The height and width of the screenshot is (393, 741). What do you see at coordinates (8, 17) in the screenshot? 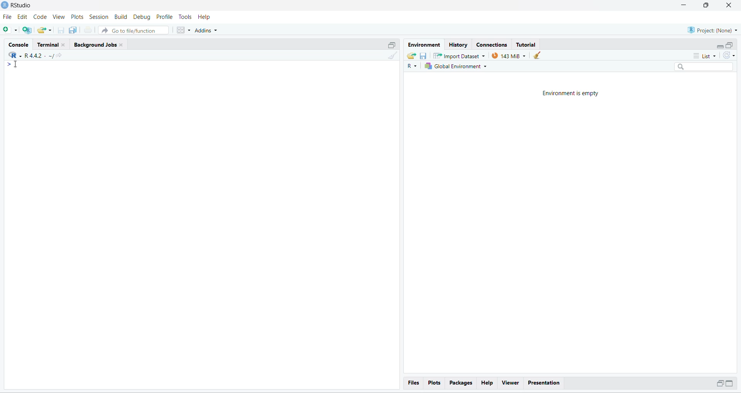
I see `file` at bounding box center [8, 17].